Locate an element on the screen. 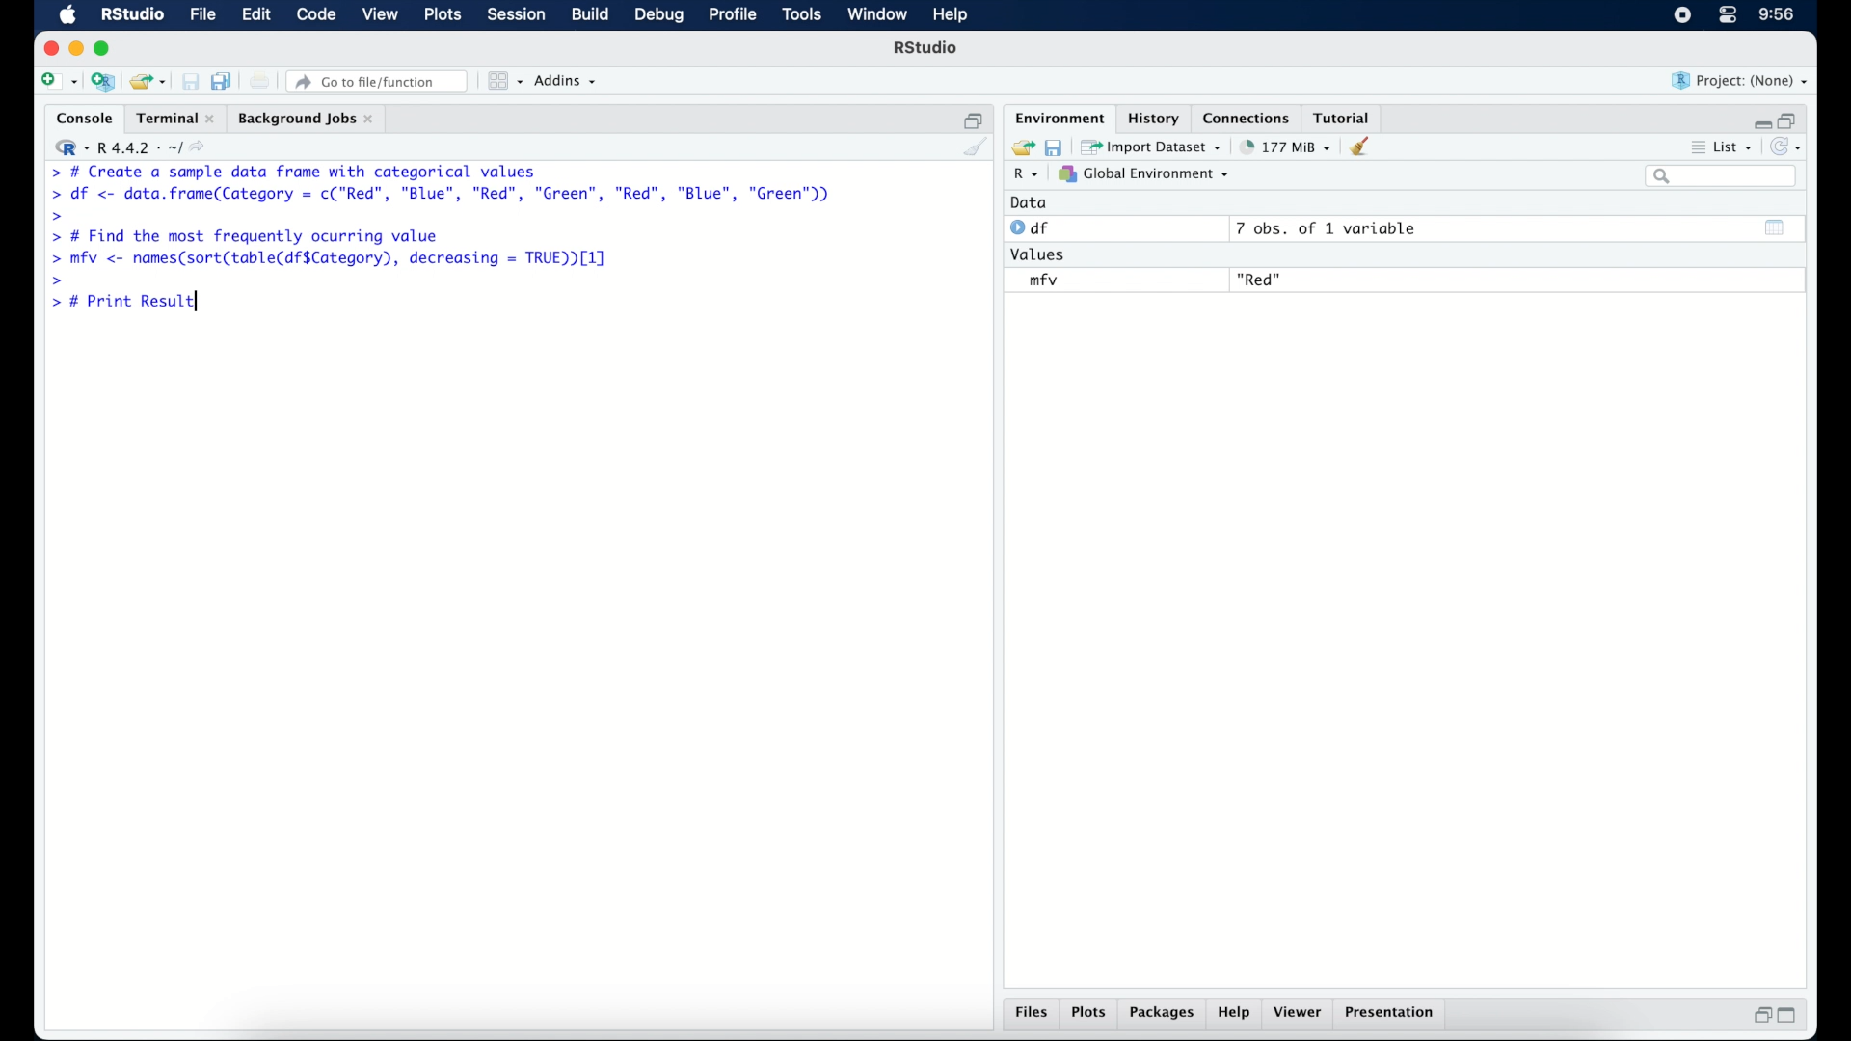 Image resolution: width=1851 pixels, height=1041 pixels. packages is located at coordinates (1164, 1015).